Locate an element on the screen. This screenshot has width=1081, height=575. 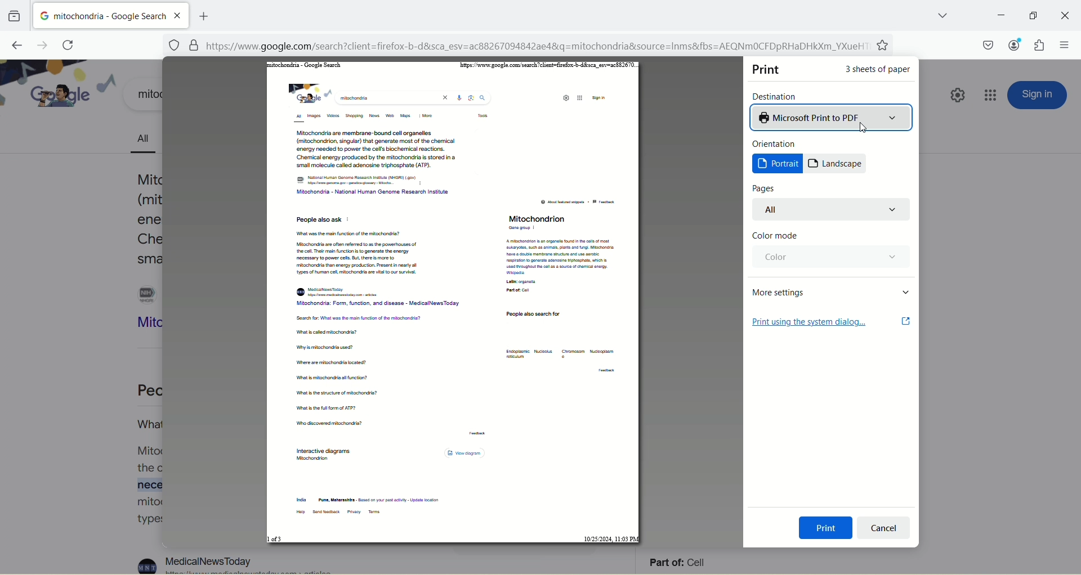
color is located at coordinates (829, 257).